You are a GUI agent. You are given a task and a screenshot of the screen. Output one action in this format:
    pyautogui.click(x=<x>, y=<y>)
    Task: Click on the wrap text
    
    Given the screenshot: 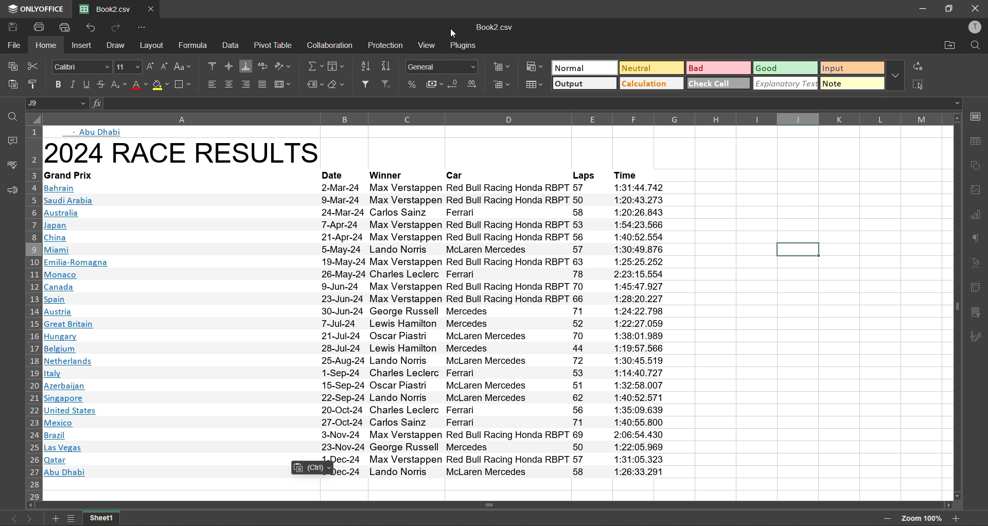 What is the action you would take?
    pyautogui.click(x=263, y=67)
    